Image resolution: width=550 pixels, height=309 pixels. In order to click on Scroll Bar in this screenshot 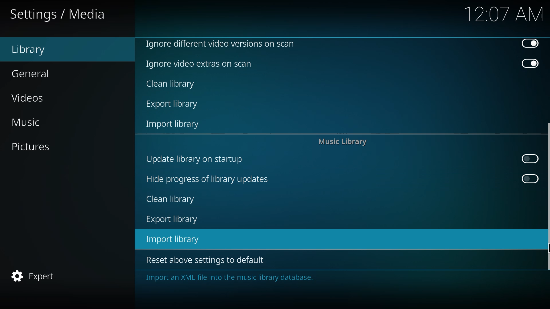, I will do `click(552, 197)`.